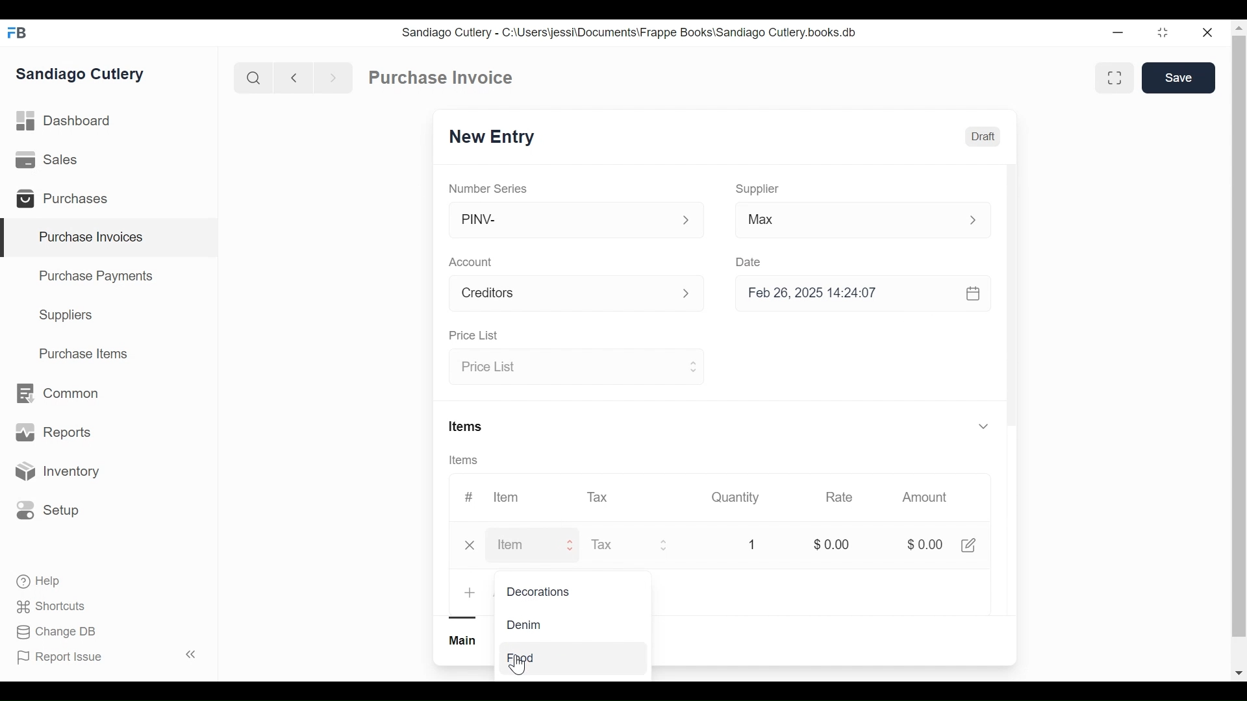  I want to click on Search, so click(253, 77).